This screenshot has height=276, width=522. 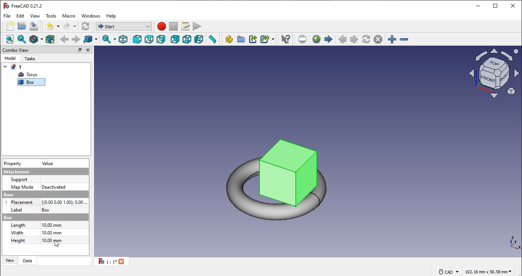 What do you see at coordinates (28, 261) in the screenshot?
I see `data` at bounding box center [28, 261].